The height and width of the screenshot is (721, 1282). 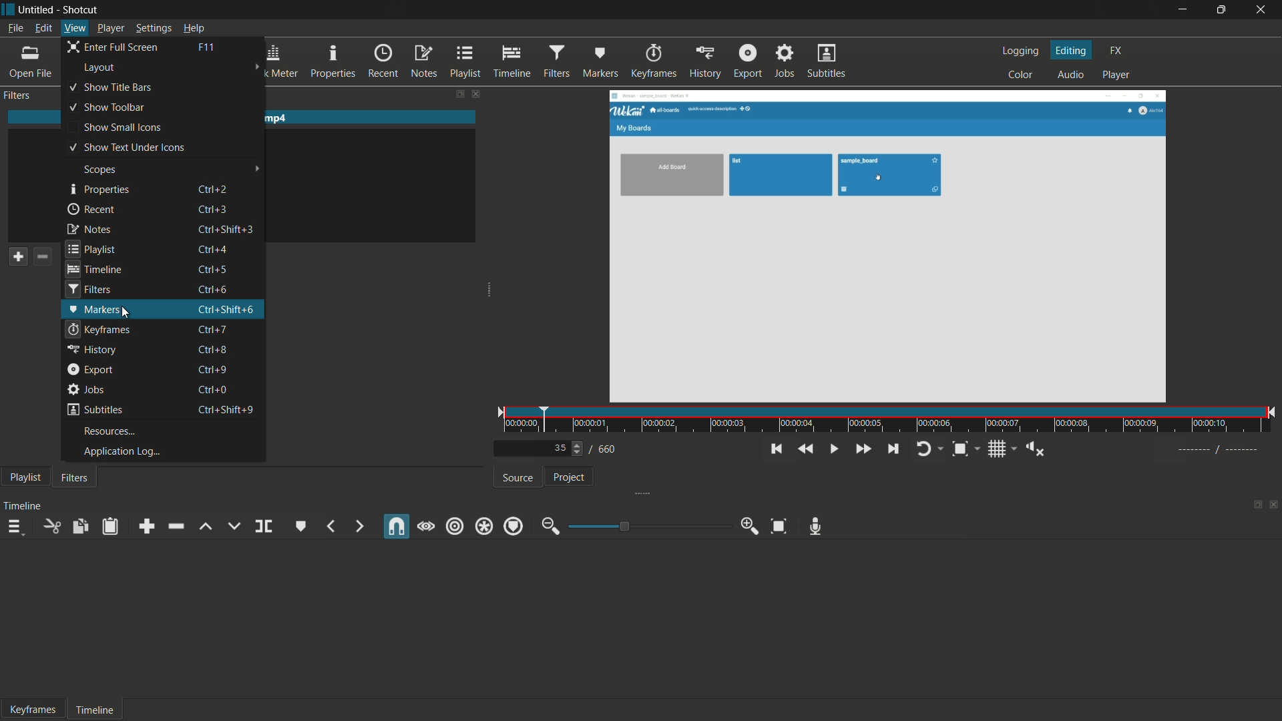 What do you see at coordinates (333, 63) in the screenshot?
I see `properties` at bounding box center [333, 63].